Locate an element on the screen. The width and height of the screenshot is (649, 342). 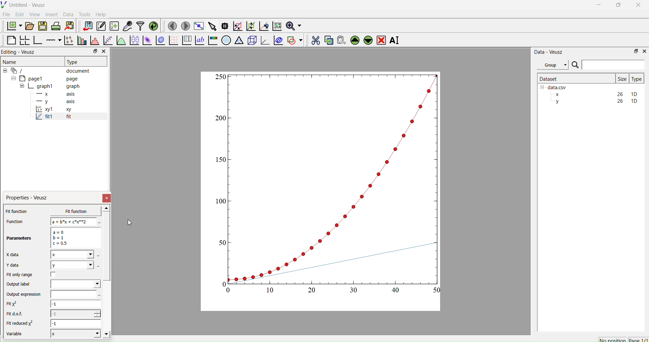
Reload linked dataset is located at coordinates (153, 25).